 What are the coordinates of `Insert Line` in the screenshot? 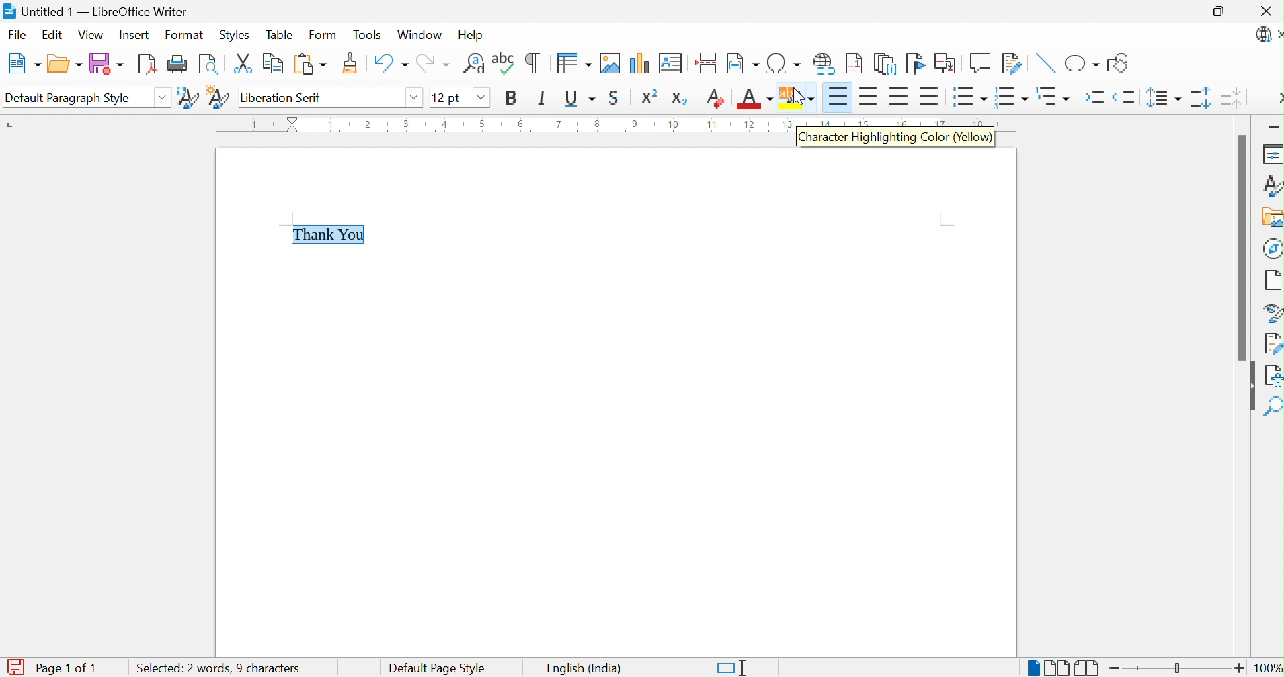 It's located at (1044, 63).